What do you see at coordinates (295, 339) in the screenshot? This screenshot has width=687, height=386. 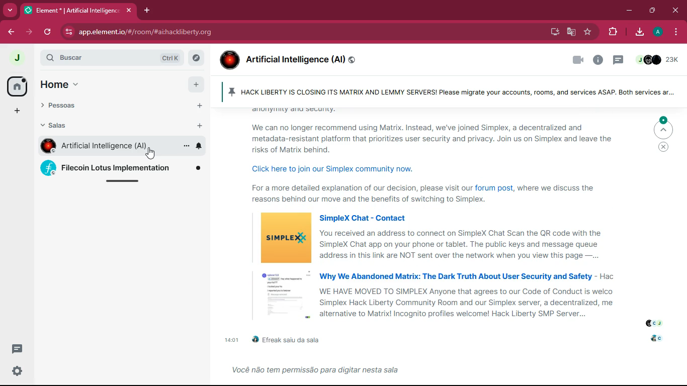 I see `efreak saiu da sala` at bounding box center [295, 339].